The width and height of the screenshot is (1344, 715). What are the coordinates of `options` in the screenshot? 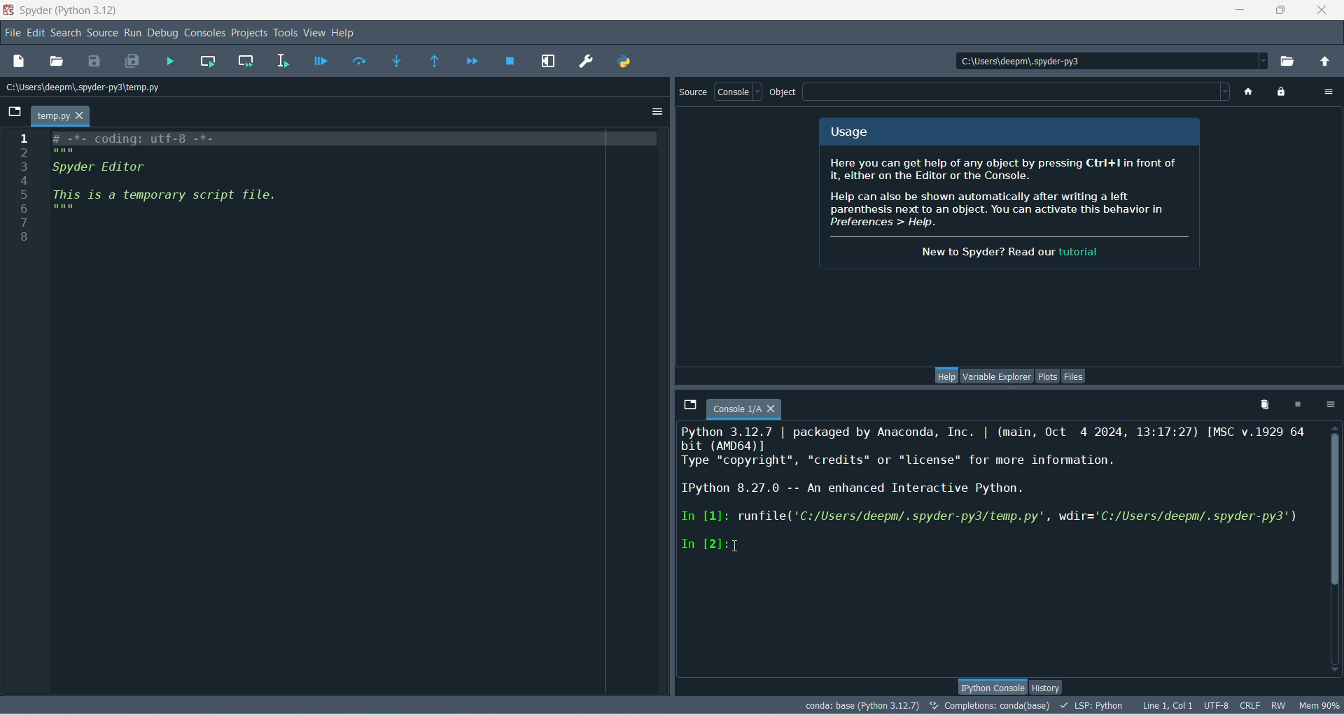 It's located at (1330, 403).